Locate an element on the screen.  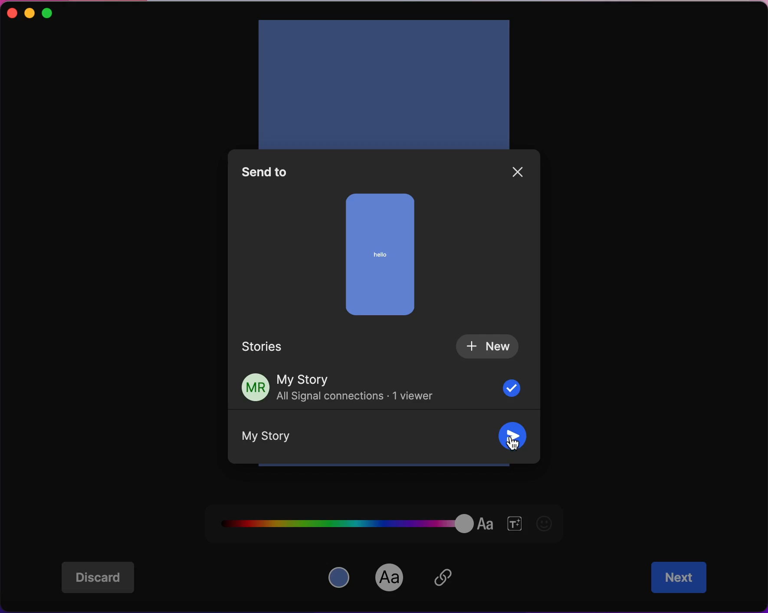
insert is located at coordinates (454, 580).